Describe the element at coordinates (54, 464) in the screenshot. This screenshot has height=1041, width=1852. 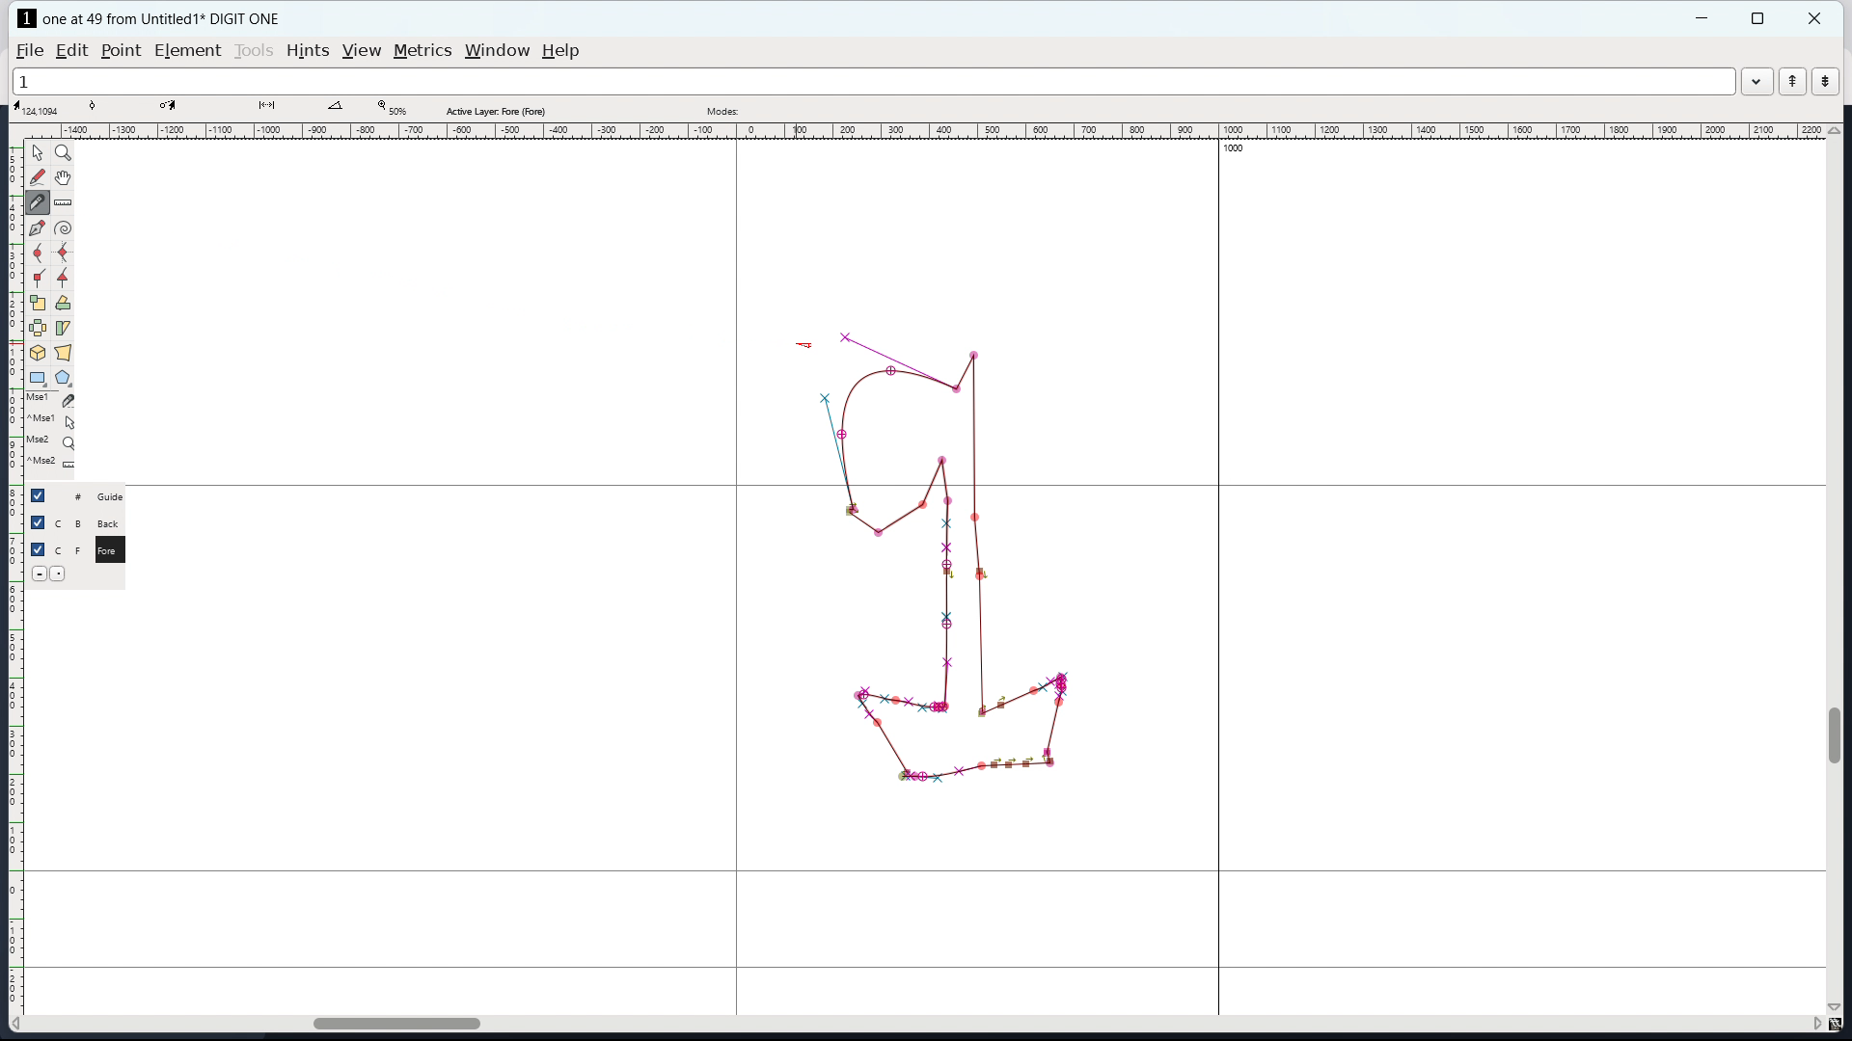
I see `^mse2` at that location.